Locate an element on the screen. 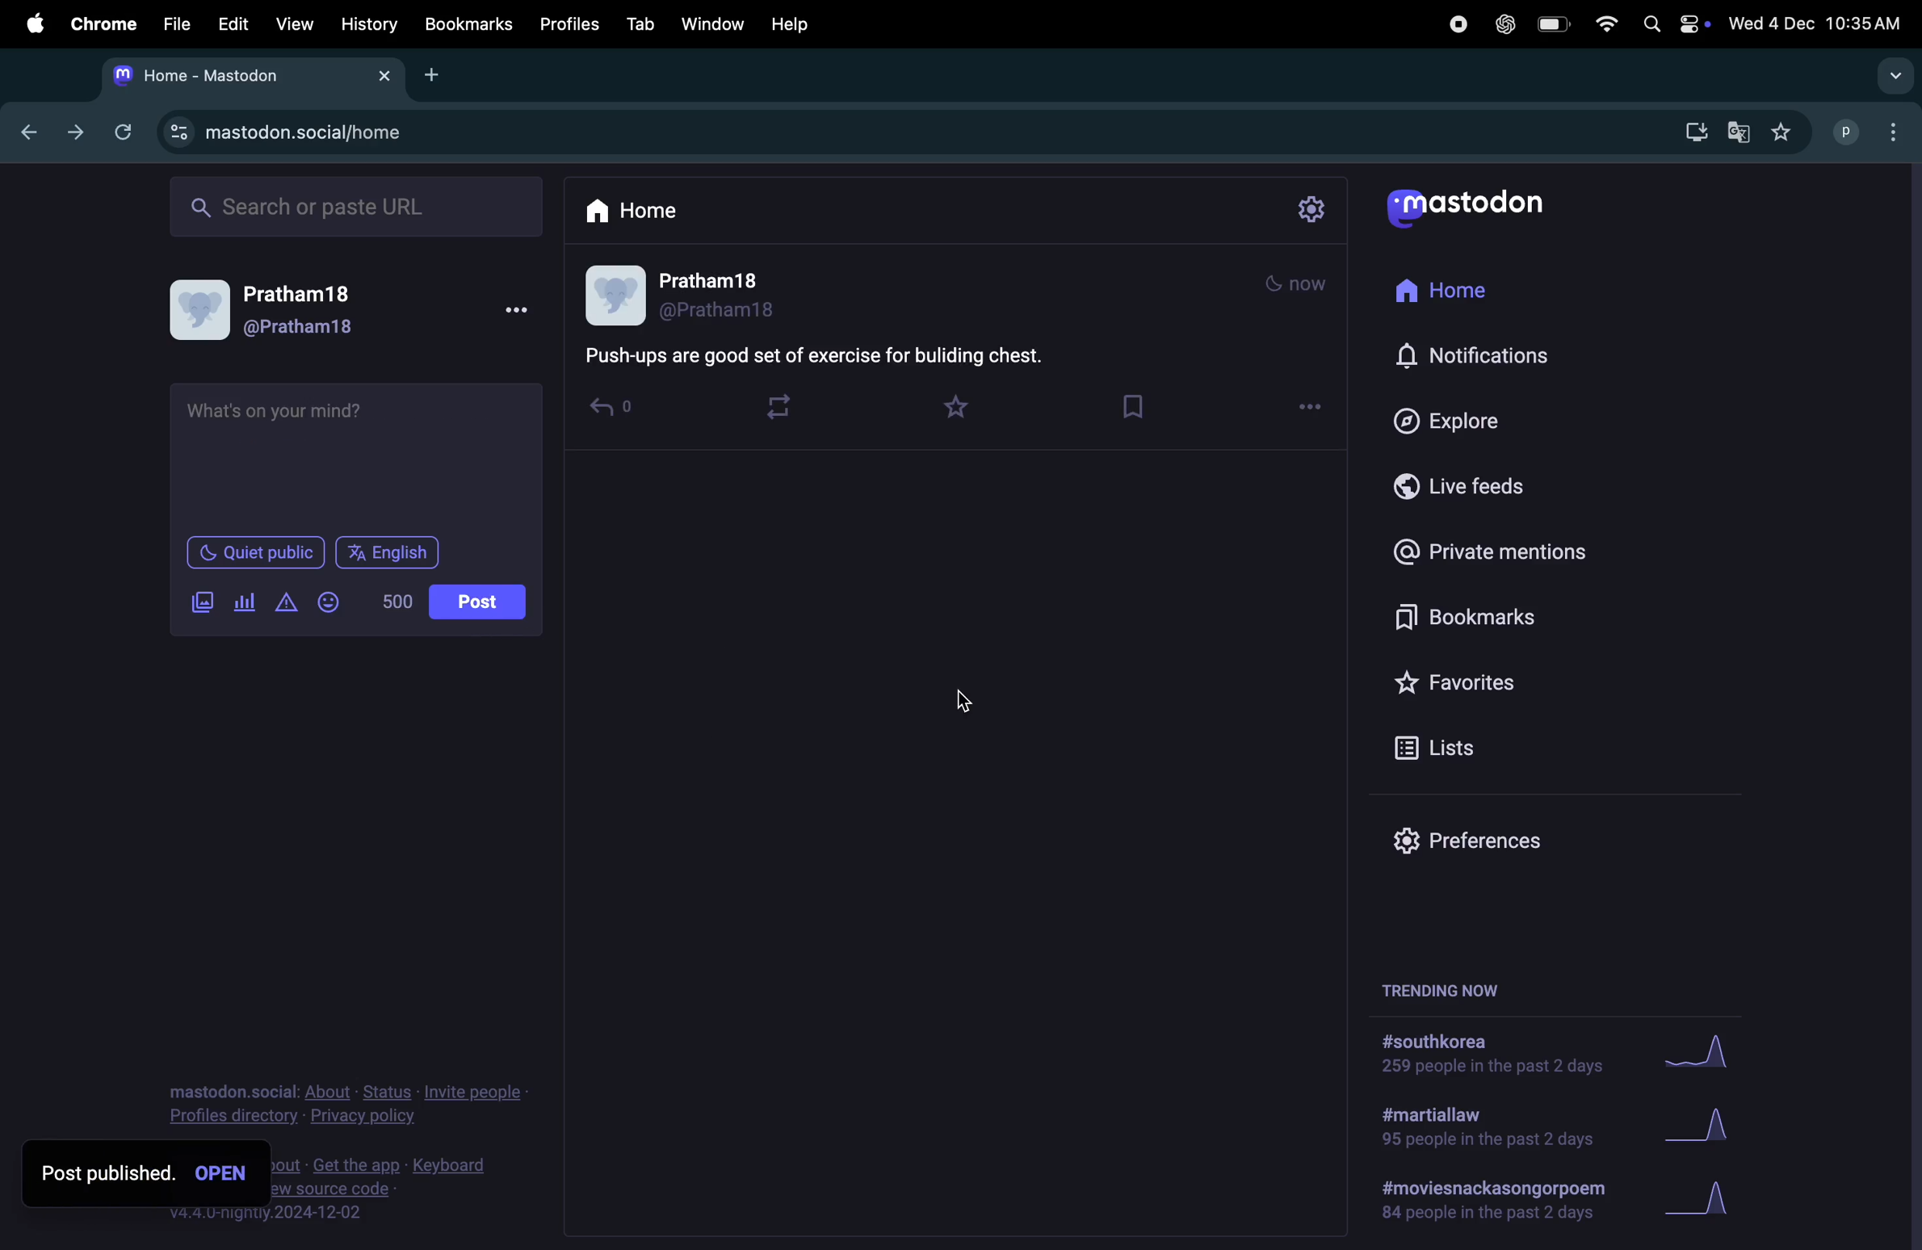 The image size is (1922, 1250). cursor is located at coordinates (969, 702).